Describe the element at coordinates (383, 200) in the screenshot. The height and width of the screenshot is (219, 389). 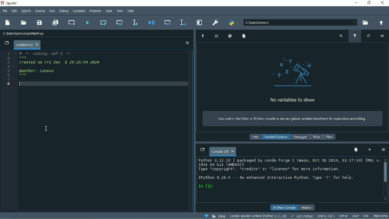
I see `scroll down` at that location.